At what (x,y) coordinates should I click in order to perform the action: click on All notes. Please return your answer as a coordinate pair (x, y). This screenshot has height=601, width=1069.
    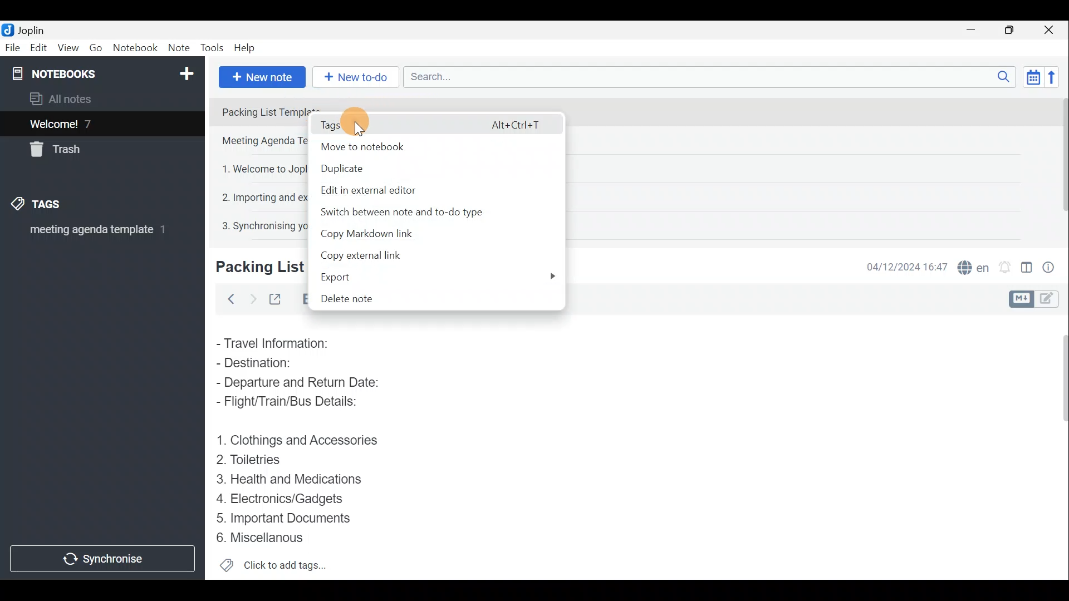
    Looking at the image, I should click on (65, 98).